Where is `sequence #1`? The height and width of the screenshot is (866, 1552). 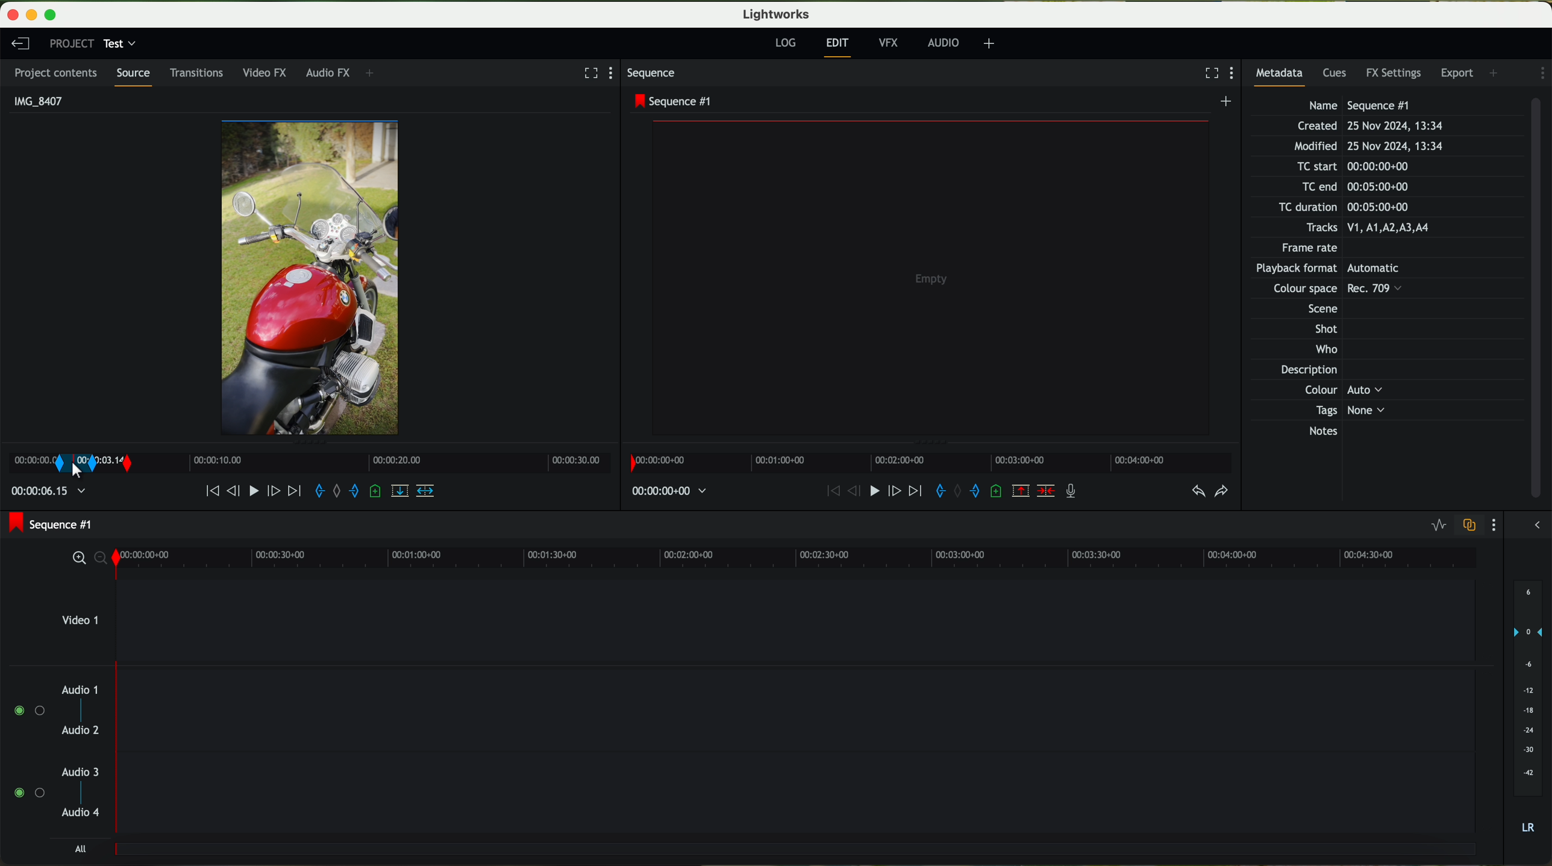 sequence #1 is located at coordinates (52, 524).